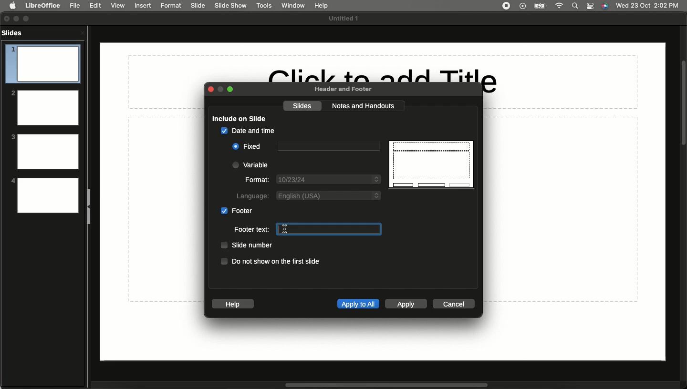 The height and width of the screenshot is (389, 687). Describe the element at coordinates (329, 195) in the screenshot. I see `English` at that location.